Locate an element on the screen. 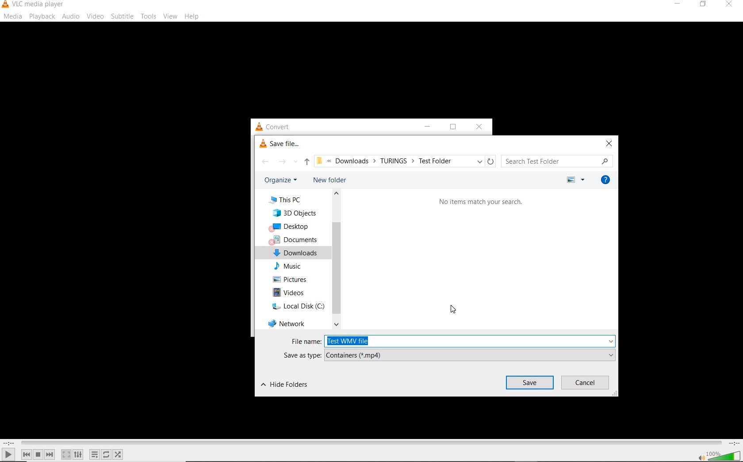 This screenshot has height=462, width=743. random is located at coordinates (118, 454).